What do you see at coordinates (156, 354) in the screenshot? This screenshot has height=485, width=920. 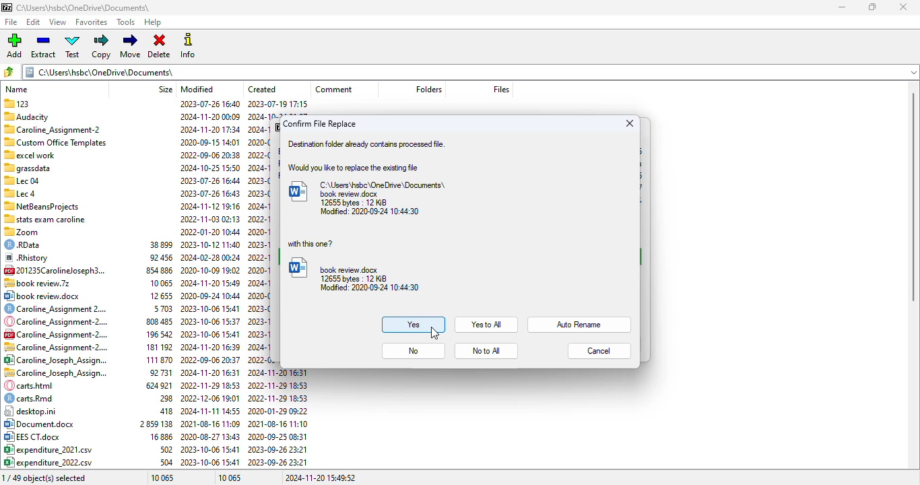 I see `size` at bounding box center [156, 354].